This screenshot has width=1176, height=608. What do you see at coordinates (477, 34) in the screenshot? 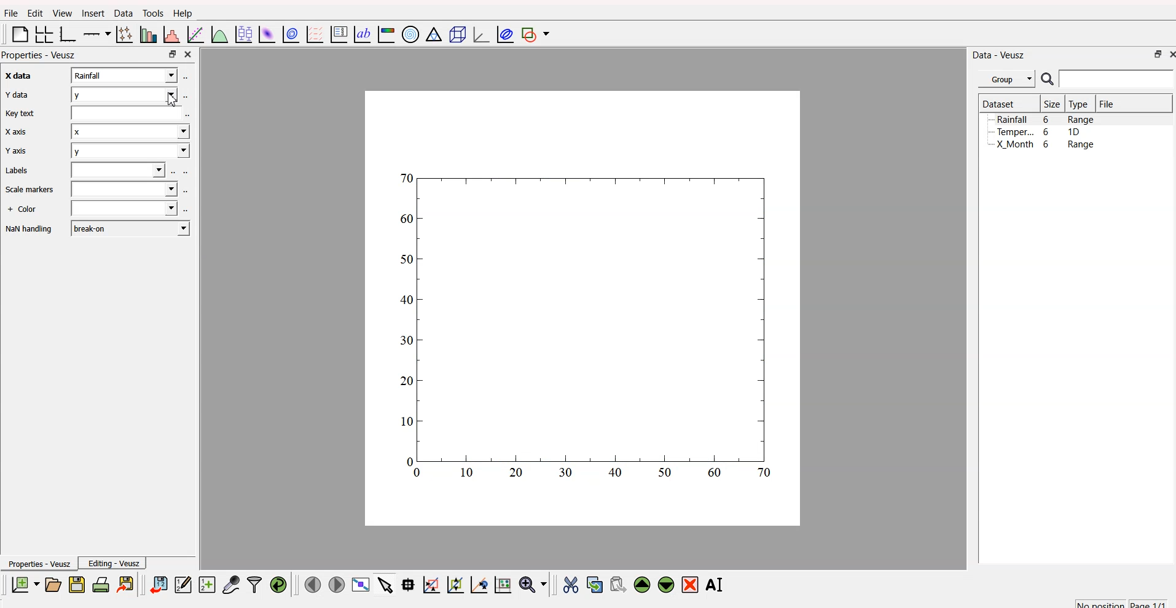
I see `3D graph` at bounding box center [477, 34].